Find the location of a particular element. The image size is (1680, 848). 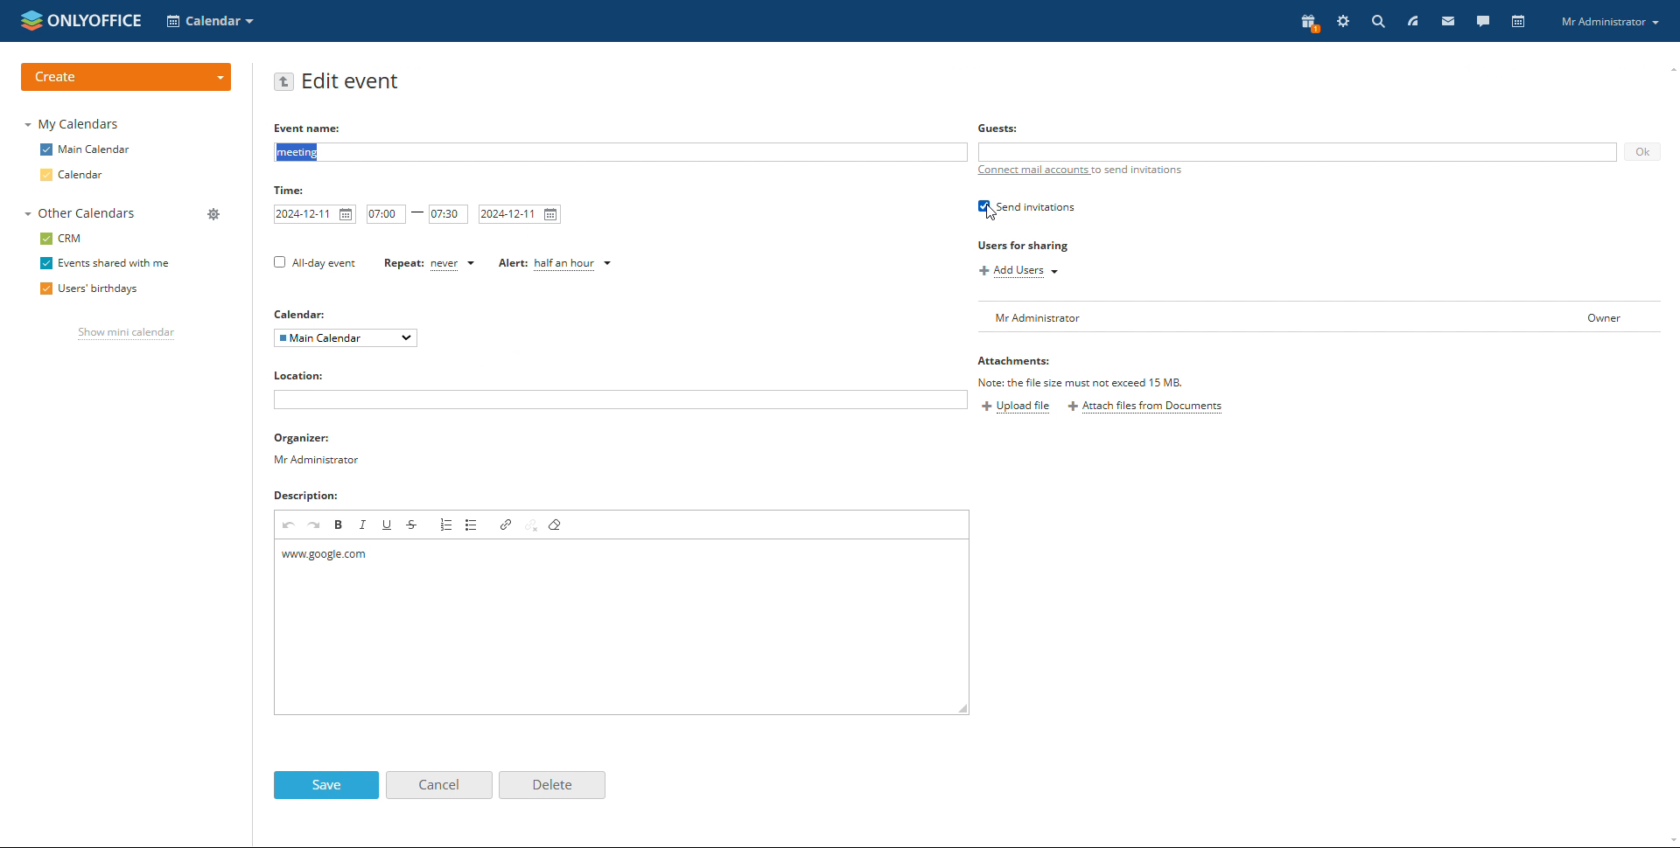

go back is located at coordinates (284, 82).